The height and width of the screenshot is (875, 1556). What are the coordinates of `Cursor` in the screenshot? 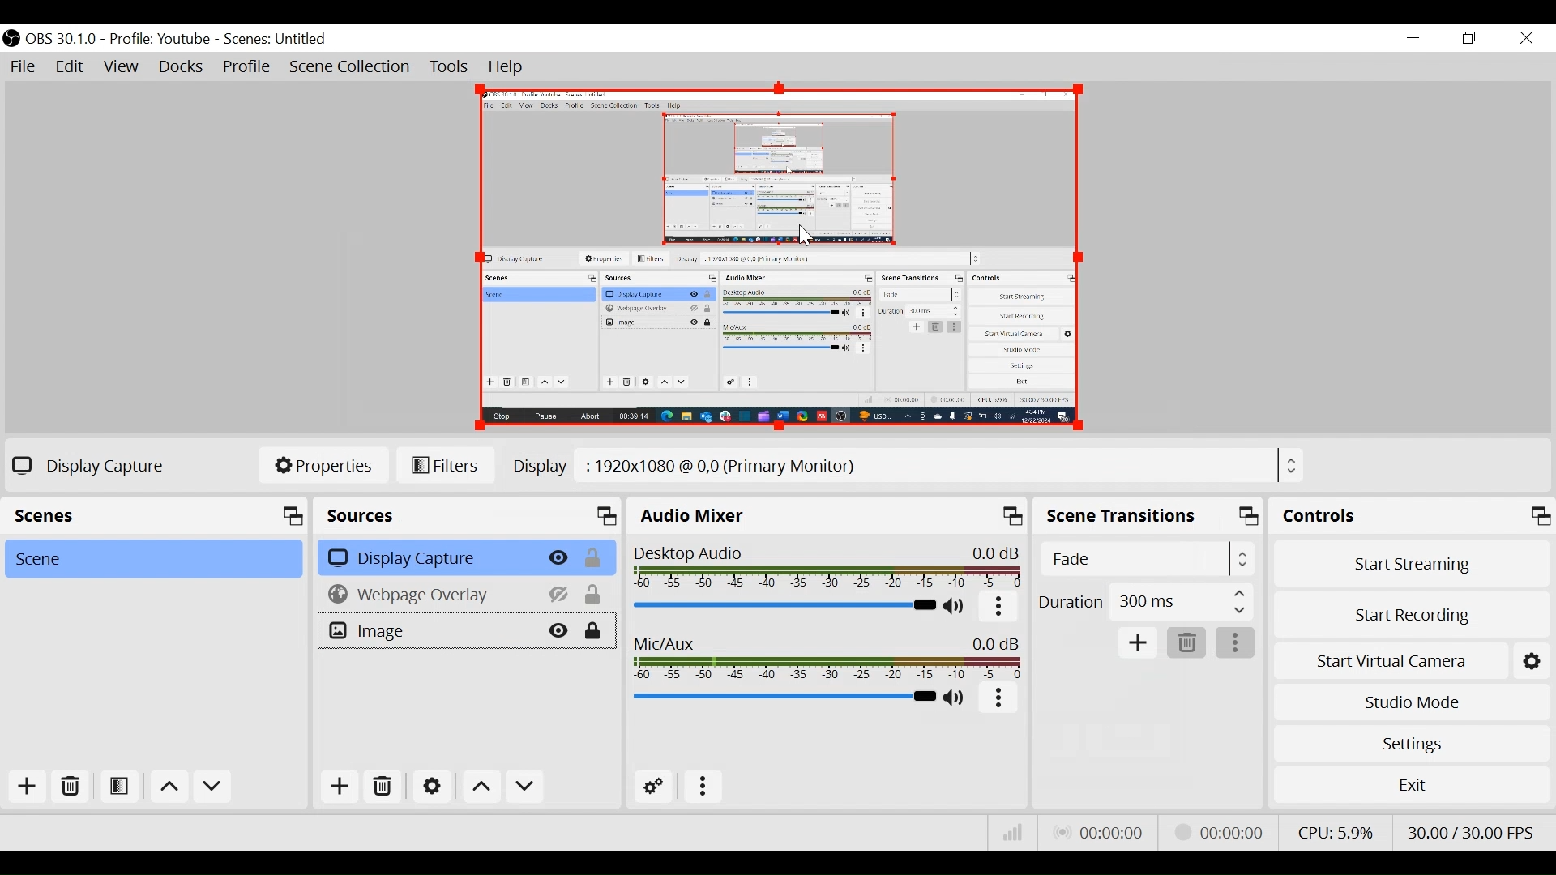 It's located at (803, 233).